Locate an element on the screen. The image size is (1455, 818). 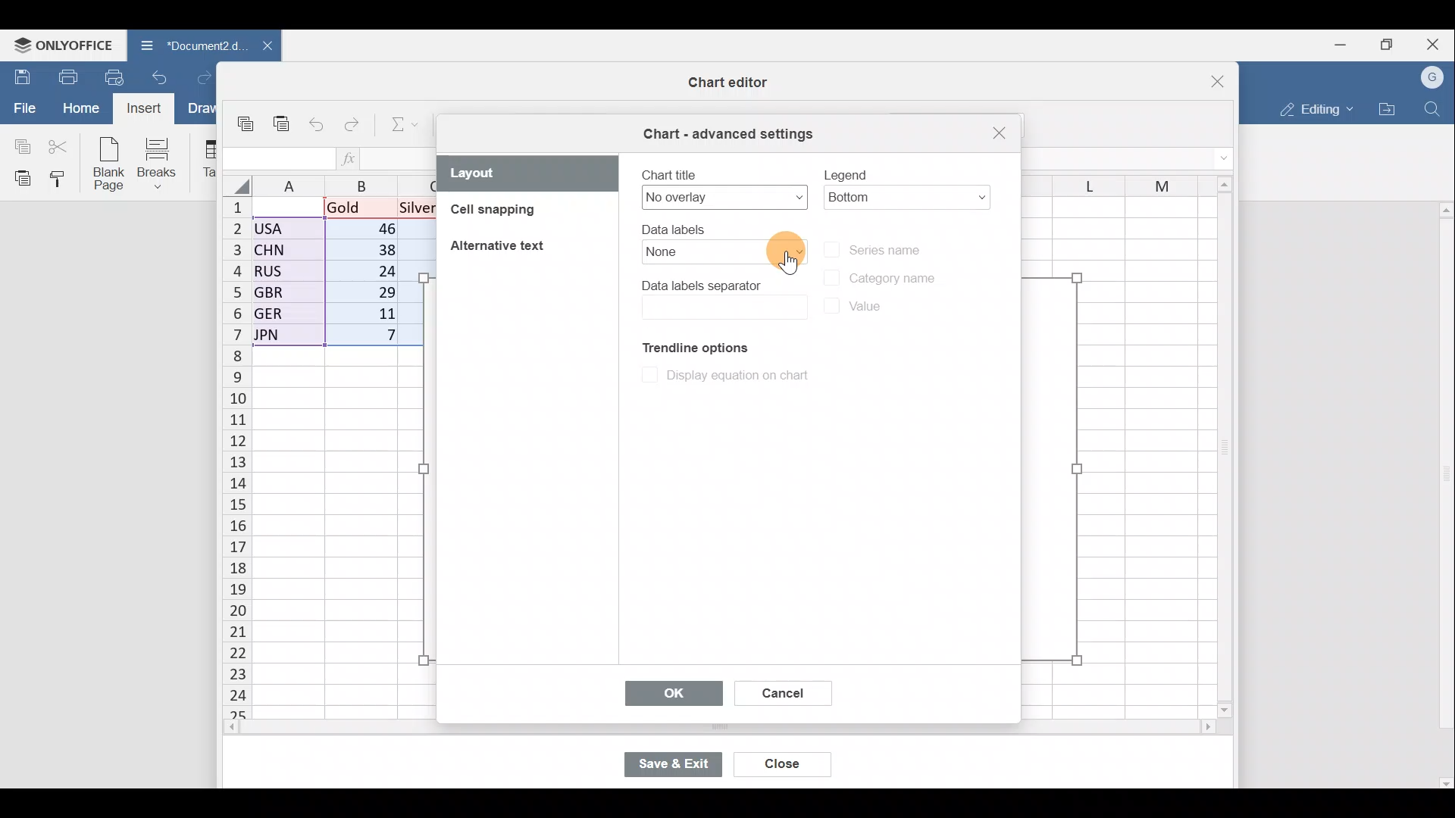
Chart title is located at coordinates (723, 186).